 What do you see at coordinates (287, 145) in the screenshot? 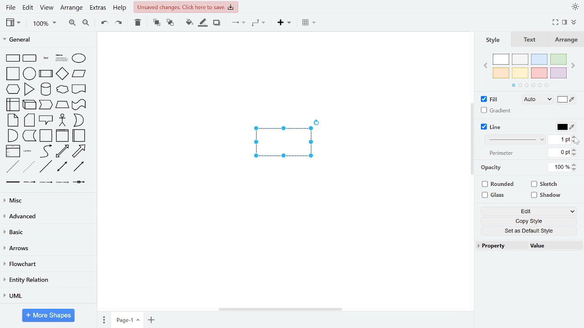
I see `Current diagram` at bounding box center [287, 145].